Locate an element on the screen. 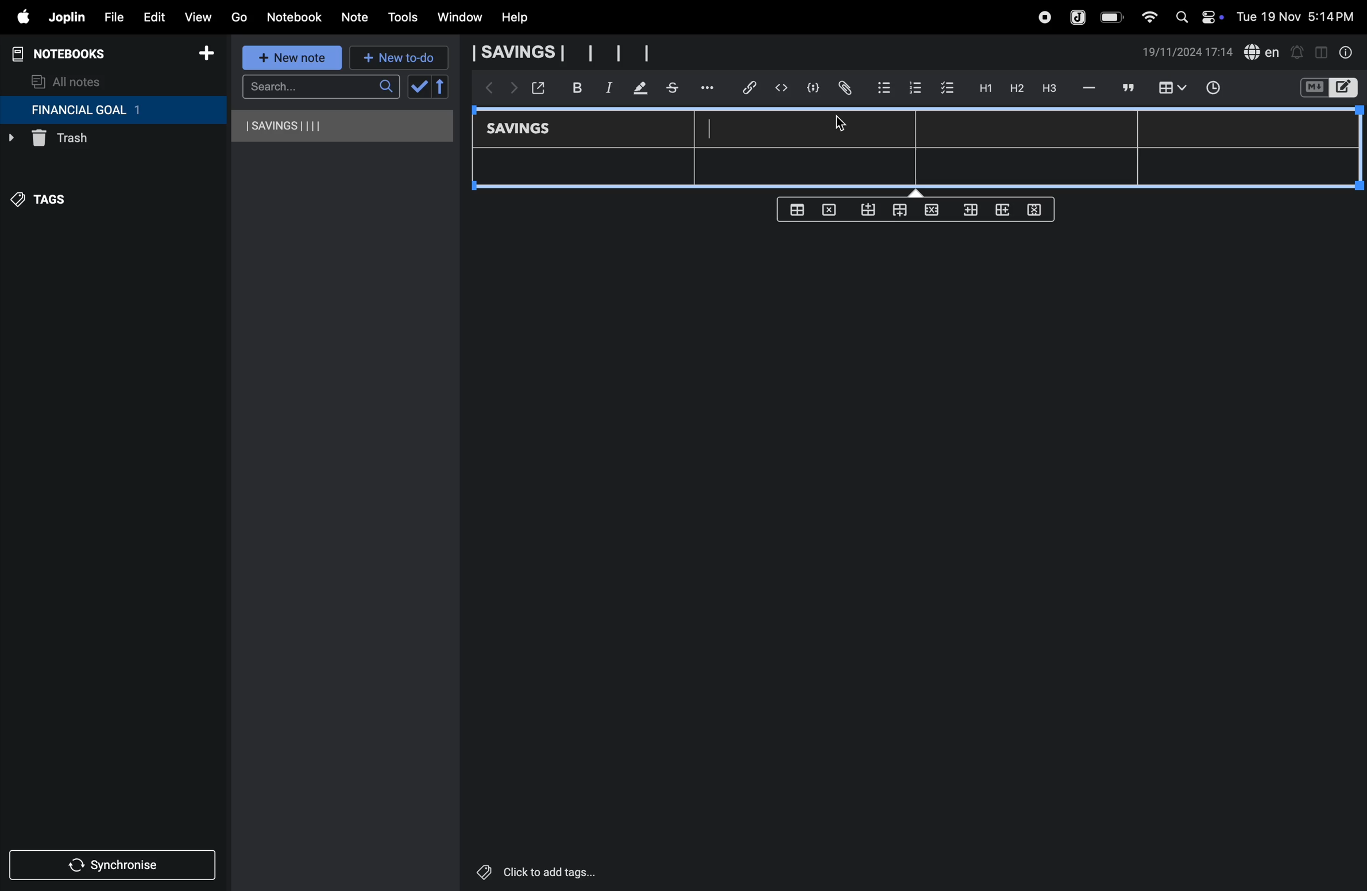 The image size is (1367, 891). alert is located at coordinates (1296, 52).